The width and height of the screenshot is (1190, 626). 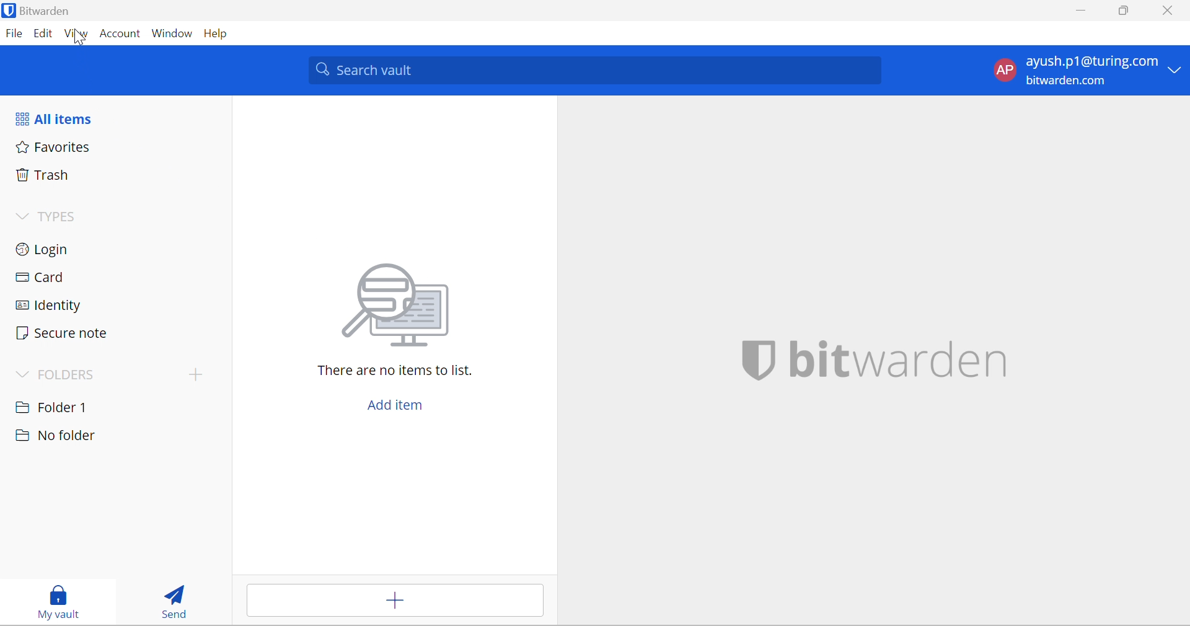 What do you see at coordinates (1085, 69) in the screenshot?
I see `Account options` at bounding box center [1085, 69].